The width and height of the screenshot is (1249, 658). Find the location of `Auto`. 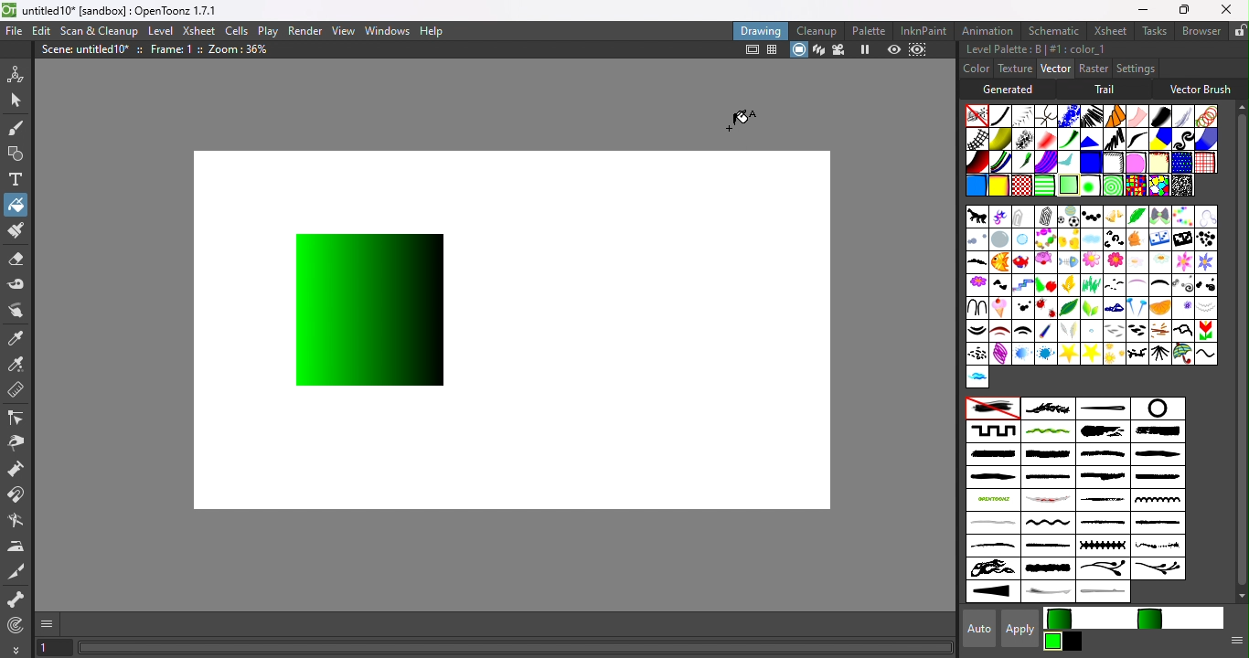

Auto is located at coordinates (974, 629).